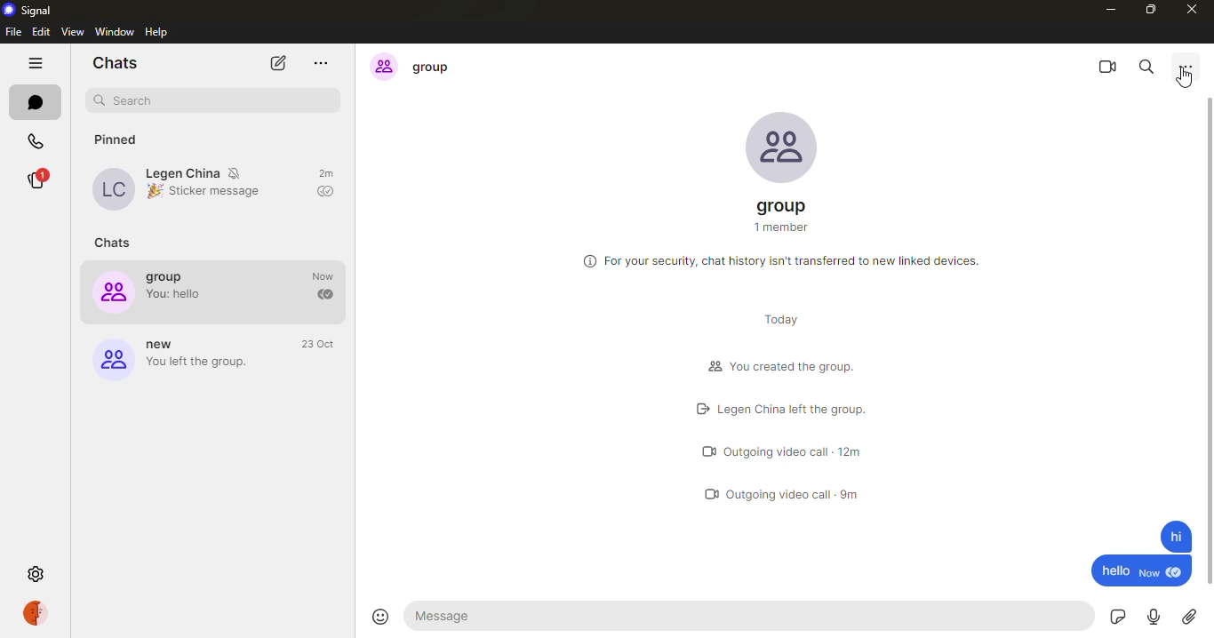 This screenshot has width=1214, height=638. Describe the element at coordinates (157, 32) in the screenshot. I see `help` at that location.